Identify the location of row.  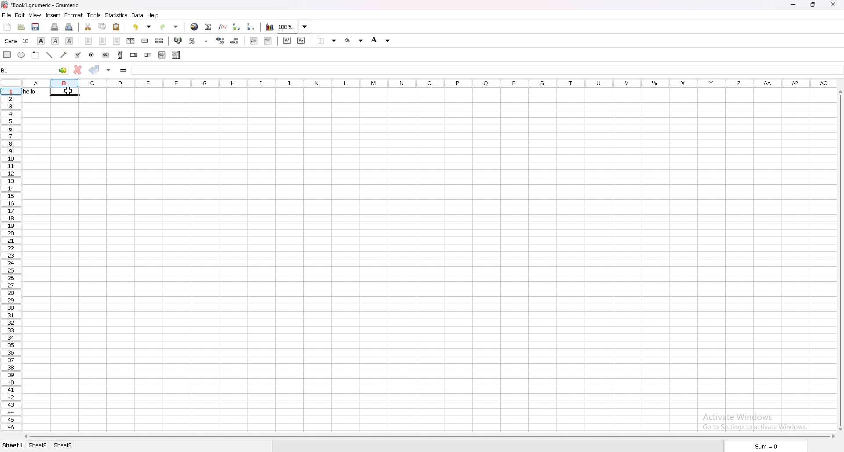
(10, 261).